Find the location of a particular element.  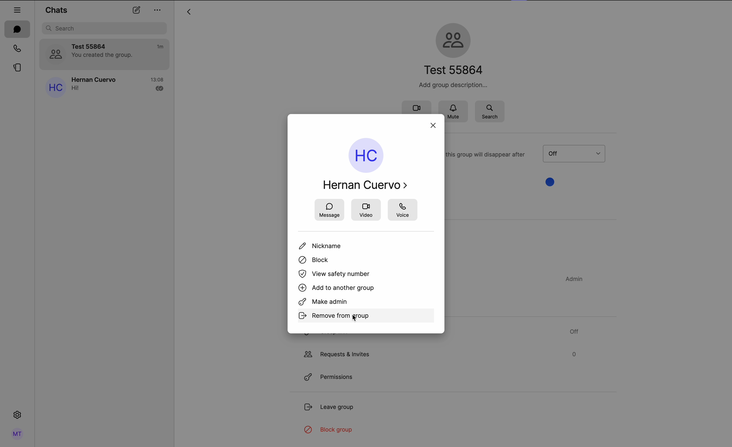

search is located at coordinates (490, 111).